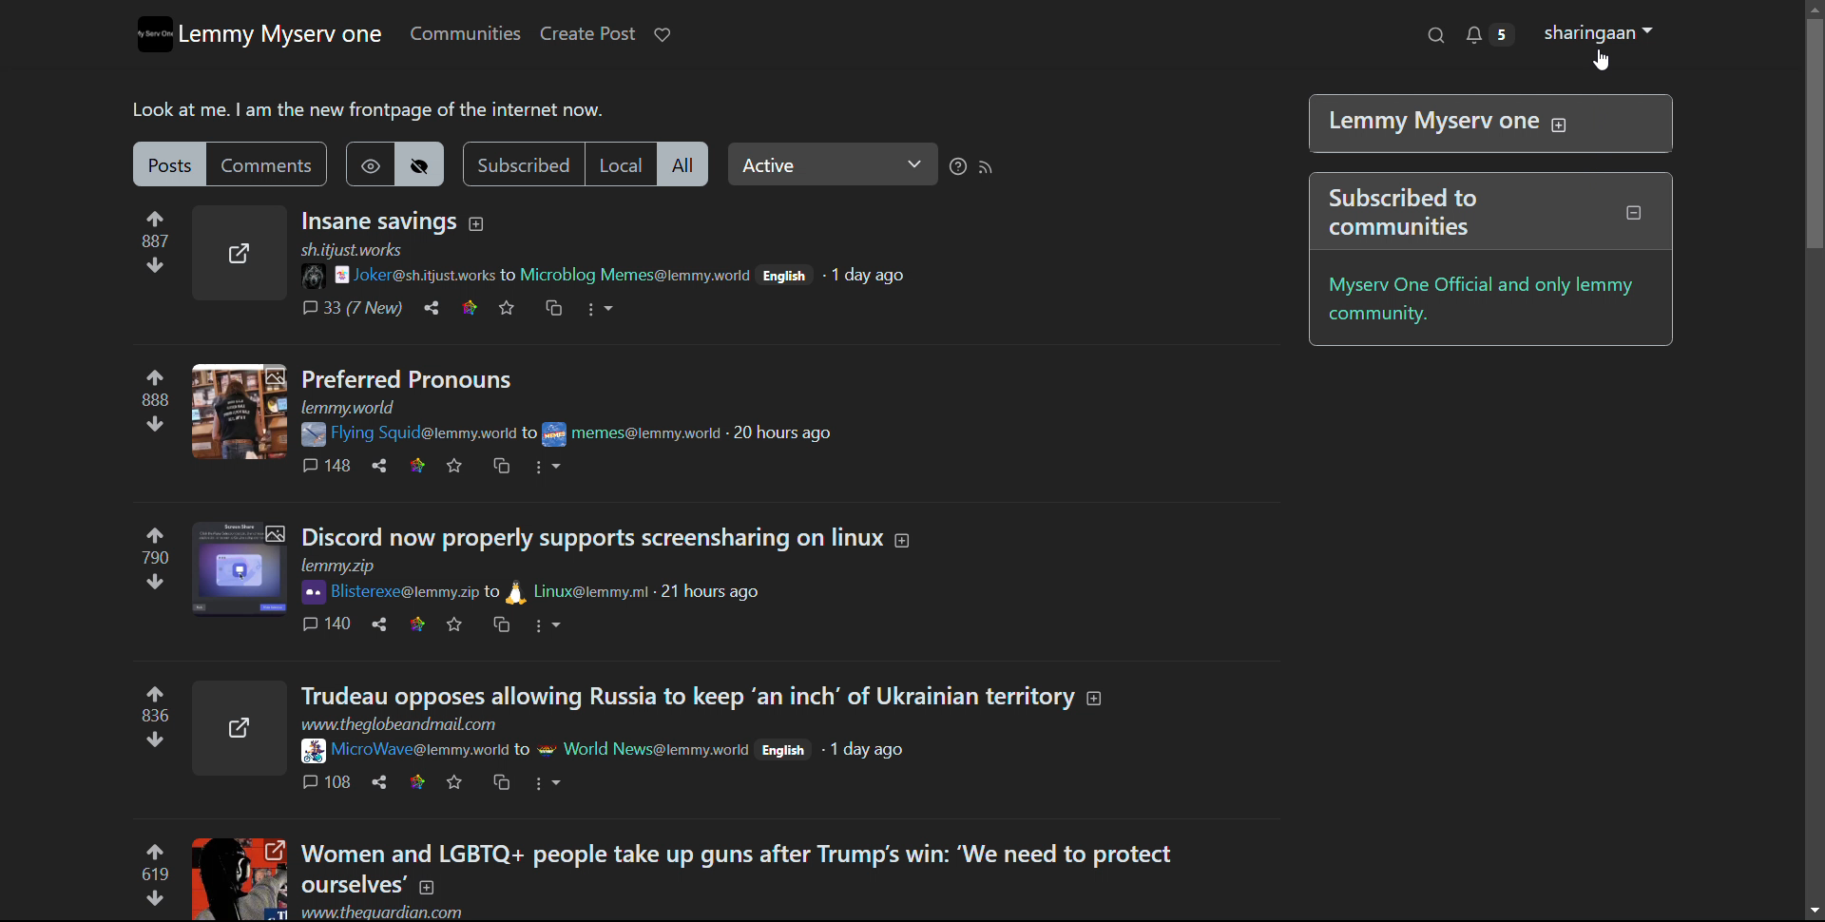  I want to click on link, so click(468, 309).